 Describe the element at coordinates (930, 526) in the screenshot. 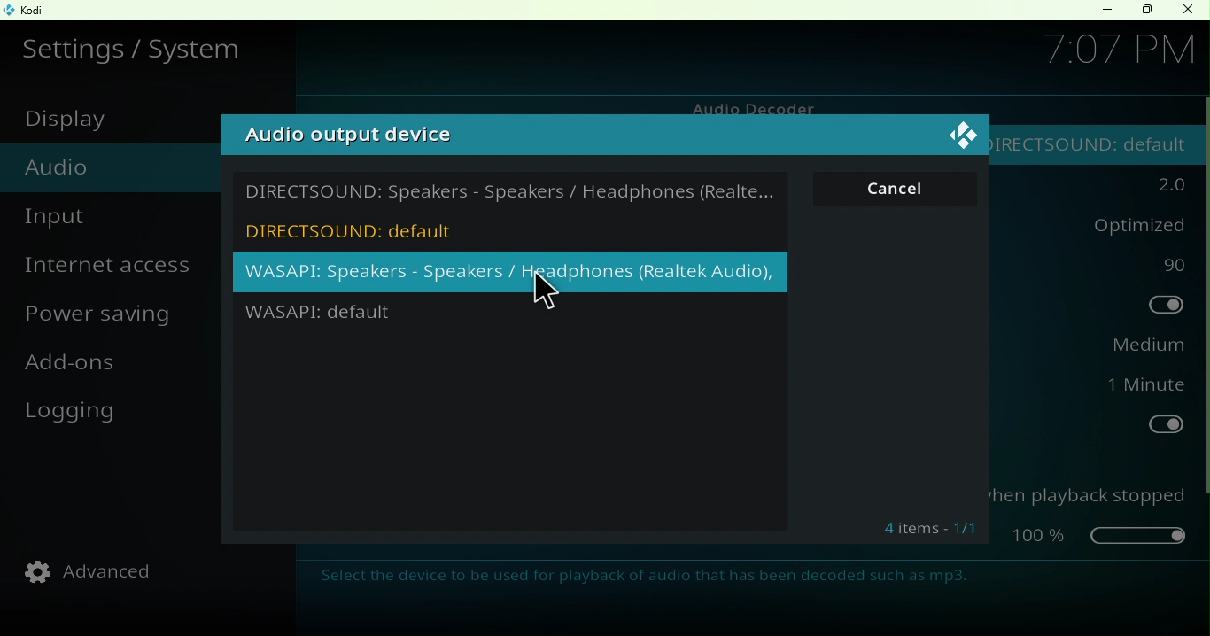

I see `` at that location.